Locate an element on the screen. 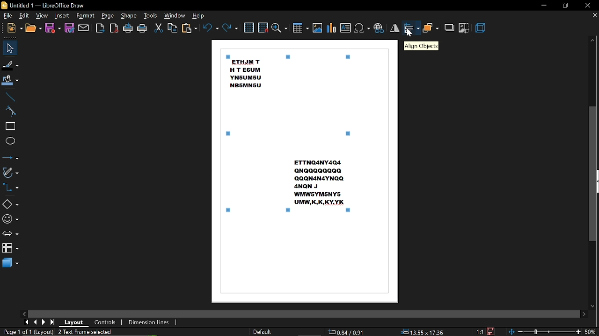 The width and height of the screenshot is (599, 336). 50% is located at coordinates (591, 332).